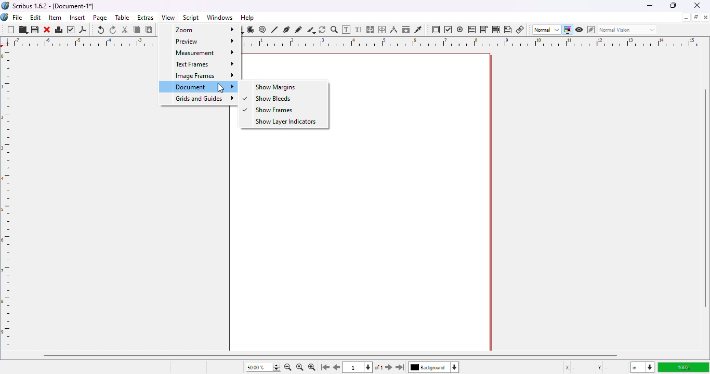 The height and width of the screenshot is (374, 710). What do you see at coordinates (220, 18) in the screenshot?
I see `windows` at bounding box center [220, 18].